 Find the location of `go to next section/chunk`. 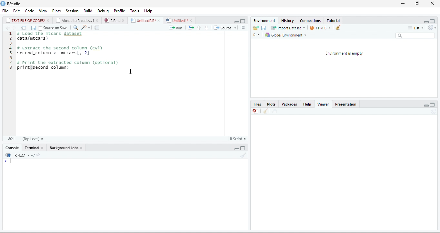

go to next section/chunk is located at coordinates (206, 27).